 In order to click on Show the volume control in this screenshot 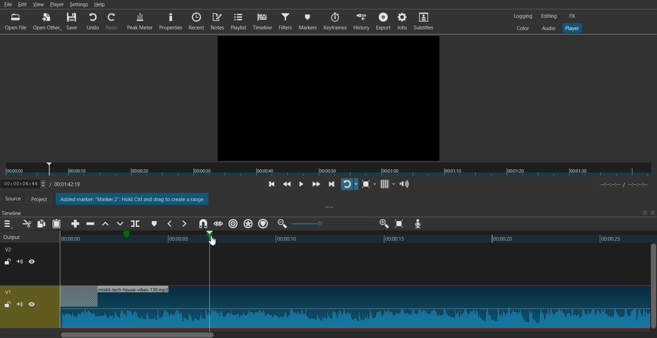, I will do `click(404, 184)`.